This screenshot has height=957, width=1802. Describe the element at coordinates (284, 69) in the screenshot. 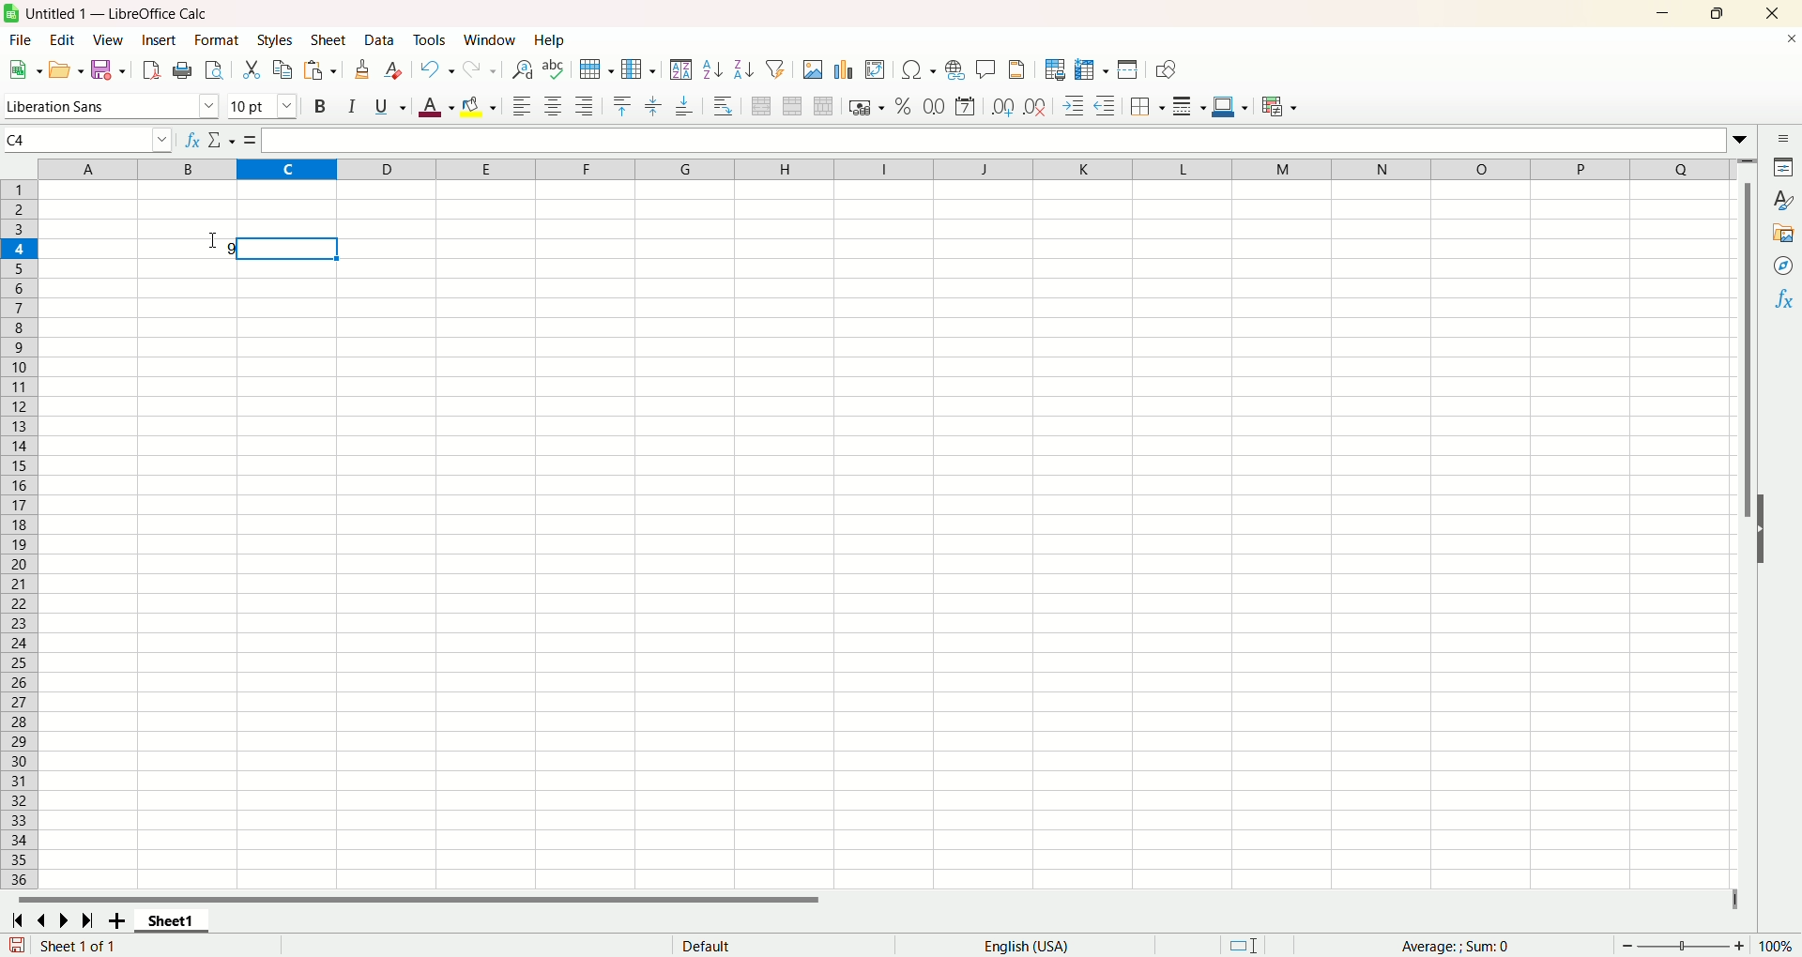

I see `copy` at that location.